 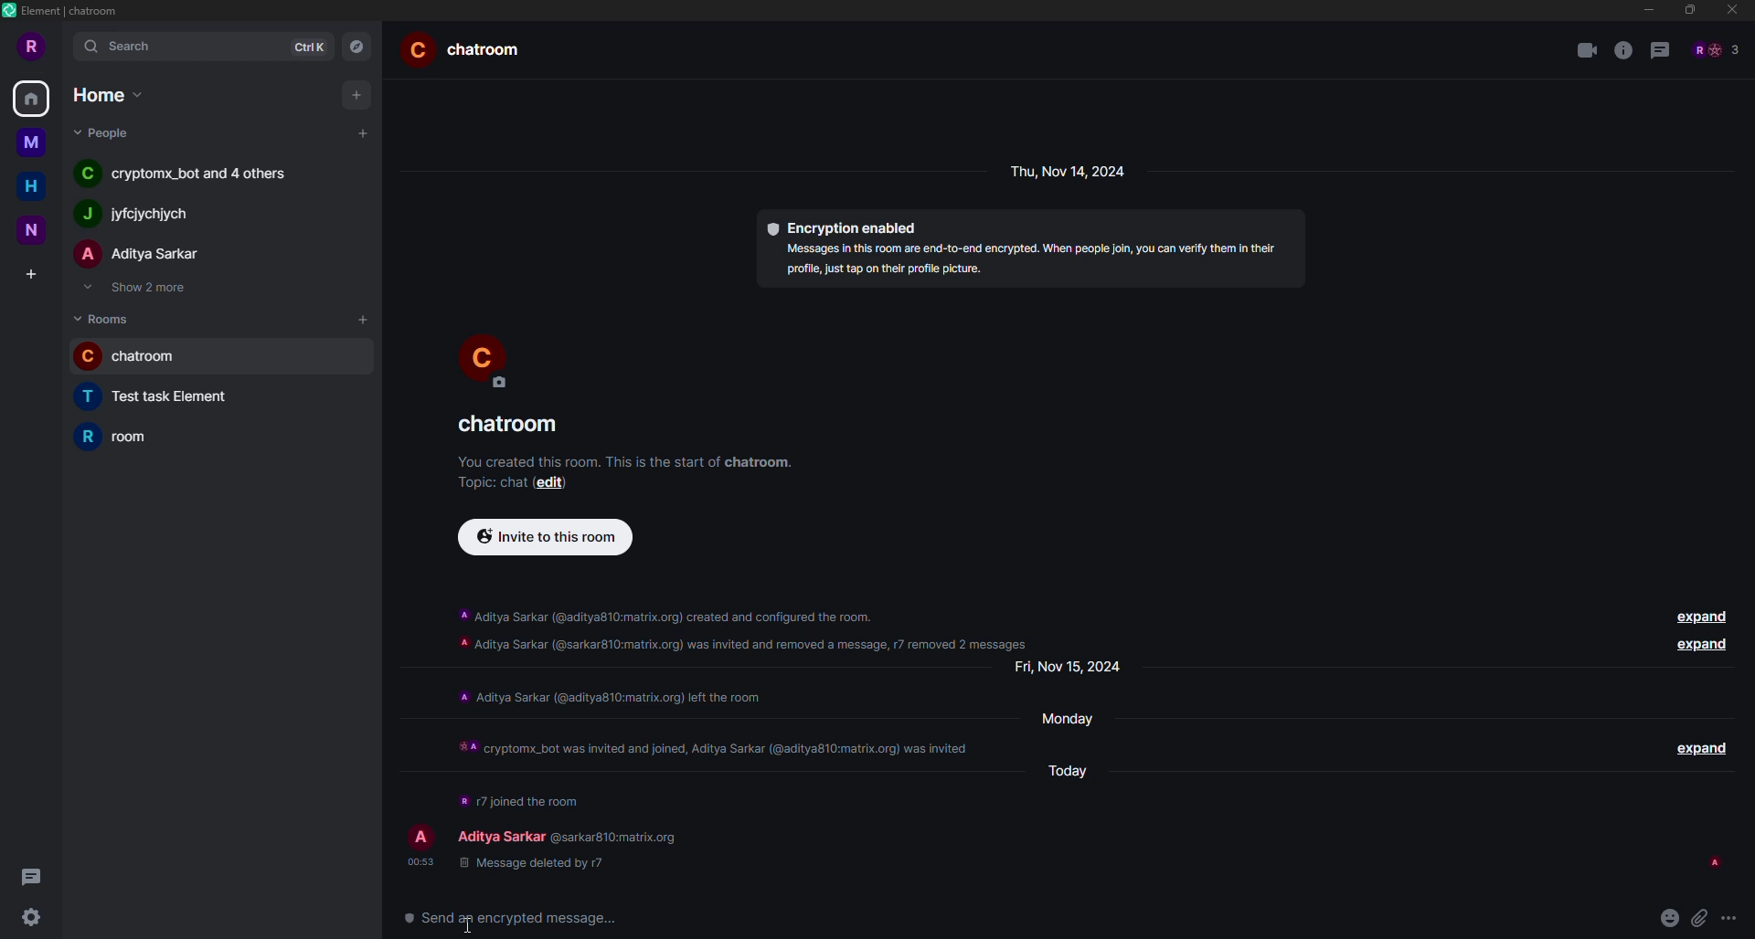 I want to click on add, so click(x=365, y=132).